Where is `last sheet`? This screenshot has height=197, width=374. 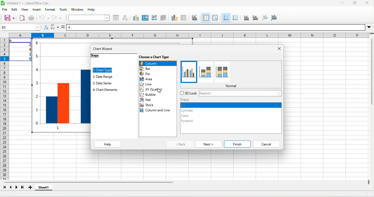
last sheet is located at coordinates (23, 187).